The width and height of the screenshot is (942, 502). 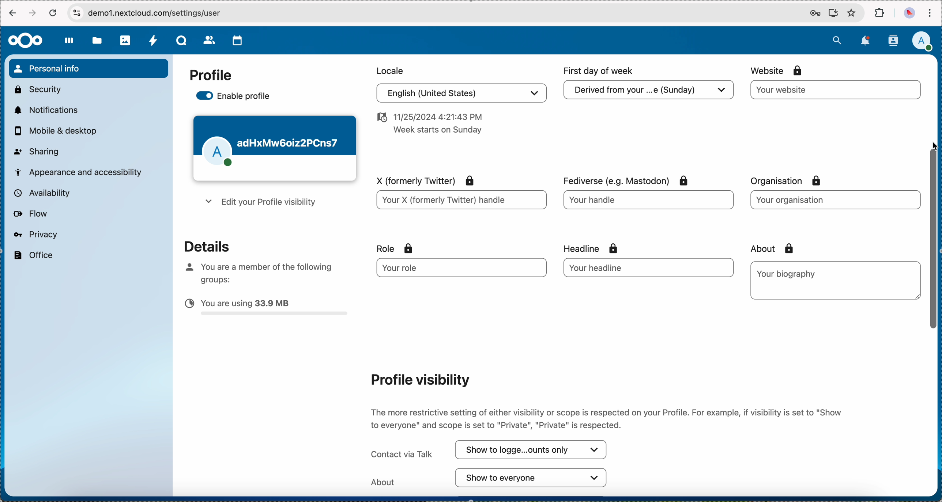 I want to click on dashboard, so click(x=69, y=45).